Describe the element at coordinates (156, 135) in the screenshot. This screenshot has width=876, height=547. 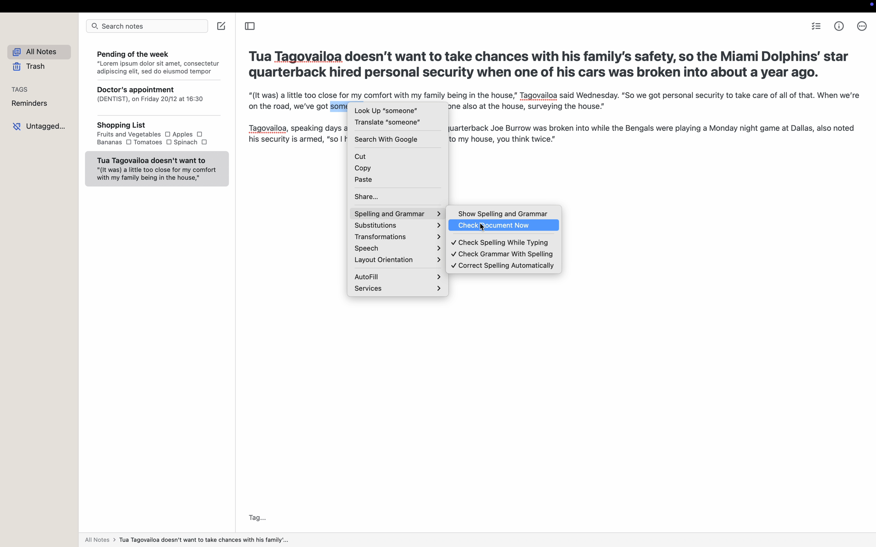
I see `2nopping LIst
Fruits and Vegetables O Apples O
Bananas O Tomatoes O Spinach O` at that location.